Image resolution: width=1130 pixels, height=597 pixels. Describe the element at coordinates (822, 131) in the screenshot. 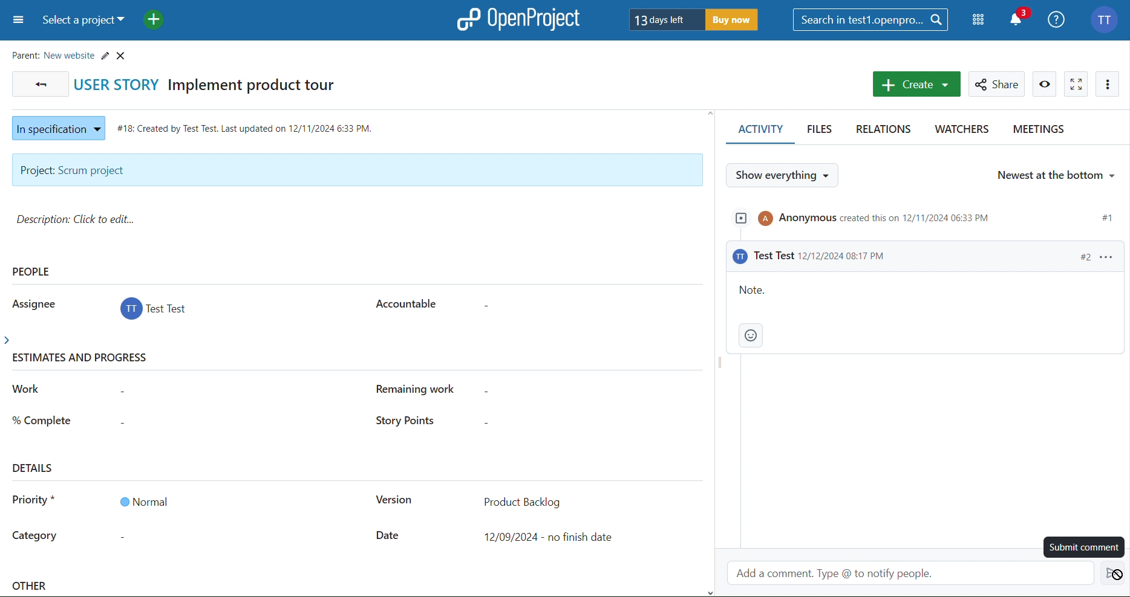

I see `Files` at that location.